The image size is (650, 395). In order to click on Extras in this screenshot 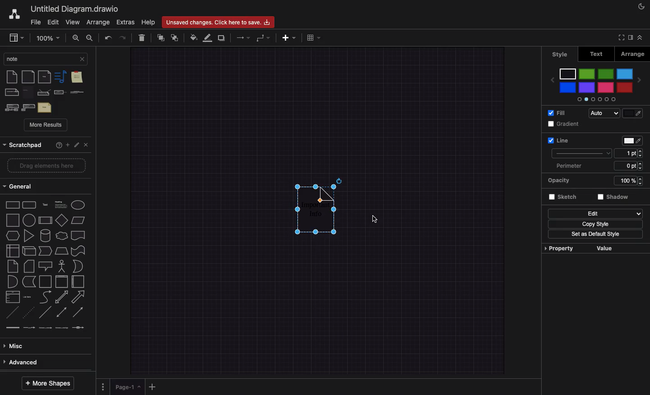, I will do `click(125, 22)`.